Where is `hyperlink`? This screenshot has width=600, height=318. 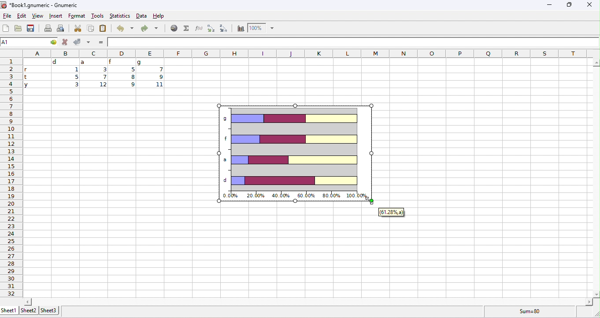
hyperlink is located at coordinates (173, 28).